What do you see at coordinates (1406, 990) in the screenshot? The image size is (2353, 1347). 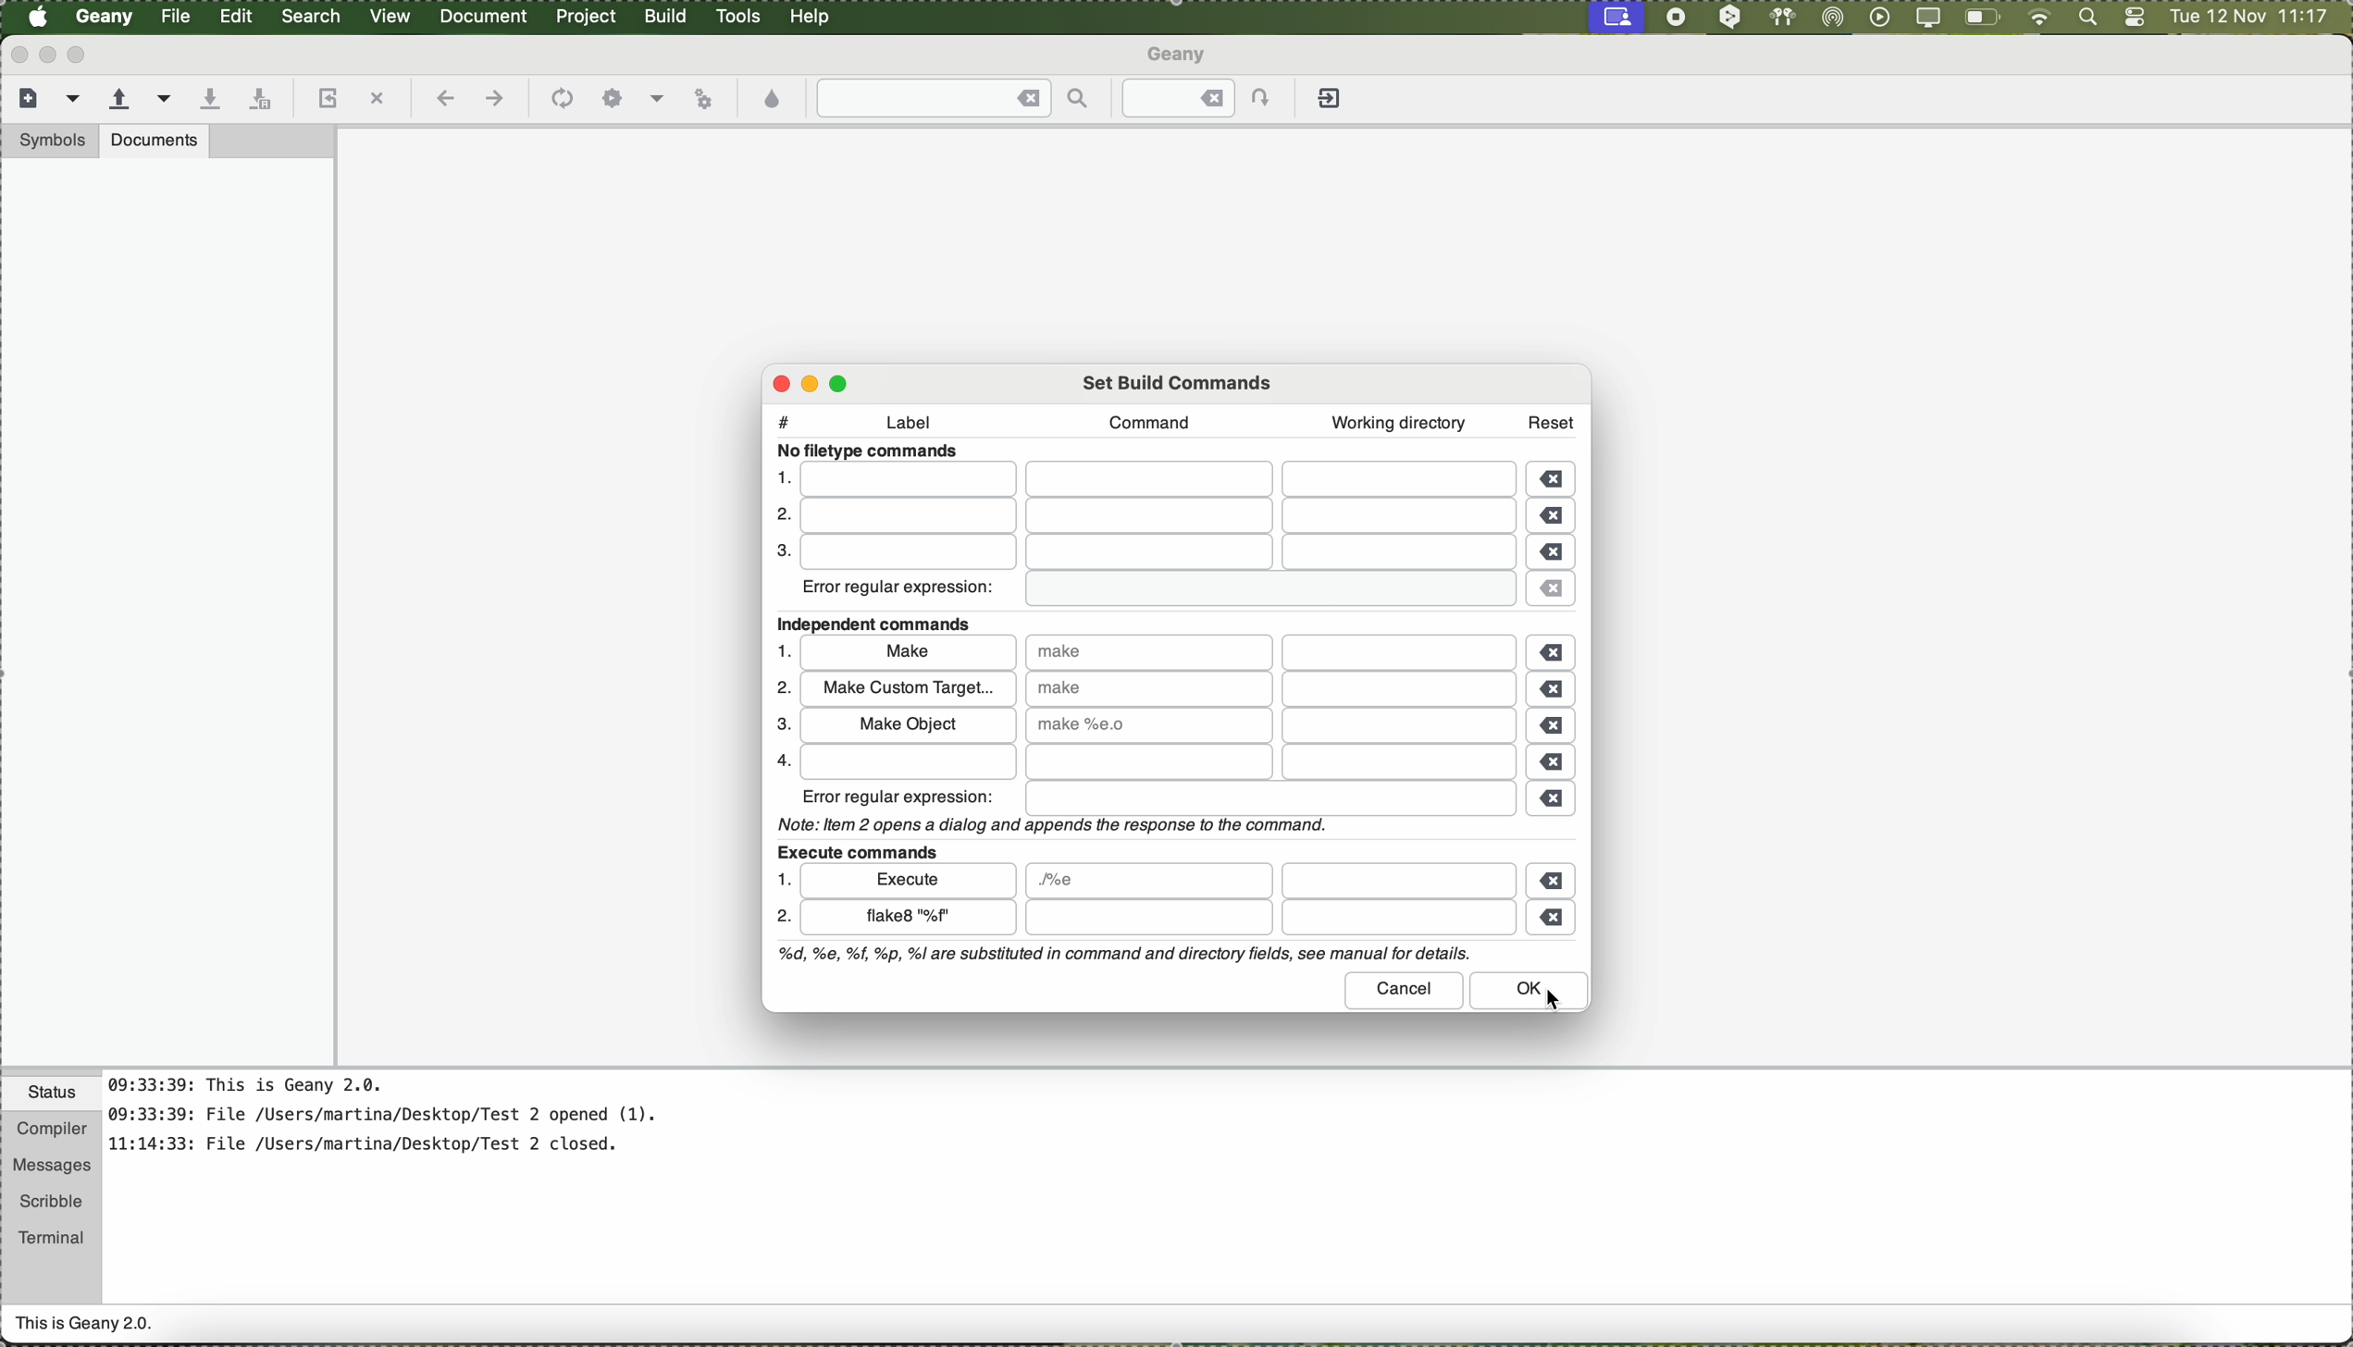 I see `cancel button` at bounding box center [1406, 990].